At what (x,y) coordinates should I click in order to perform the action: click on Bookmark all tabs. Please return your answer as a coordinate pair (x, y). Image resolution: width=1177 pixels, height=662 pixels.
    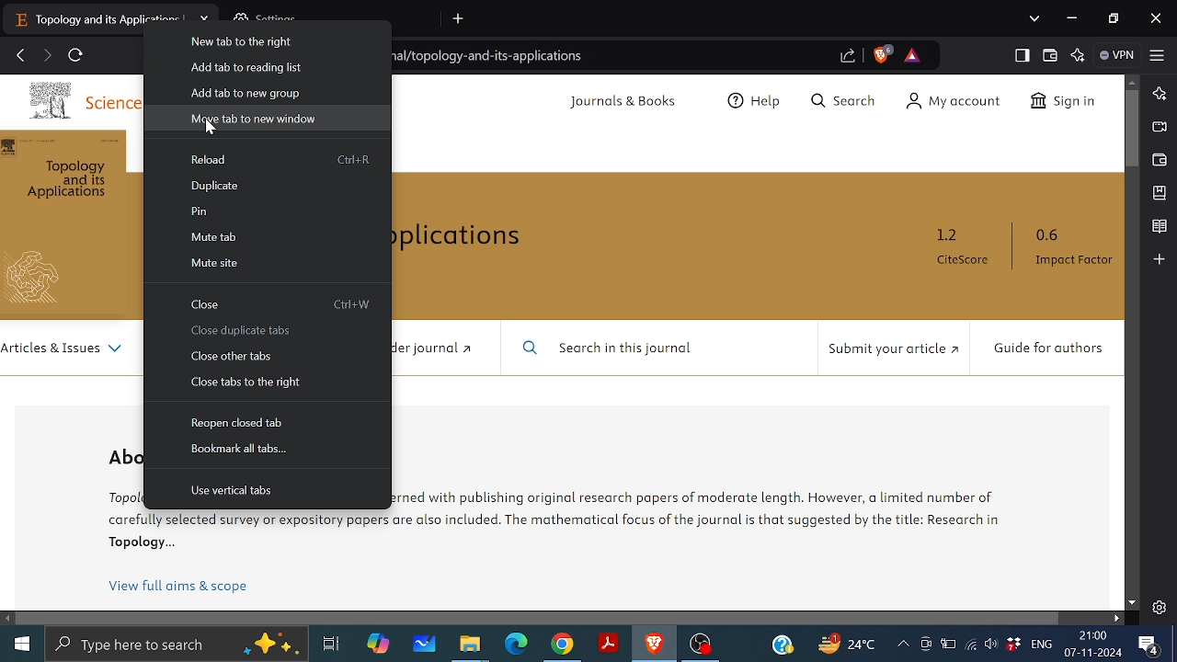
    Looking at the image, I should click on (241, 452).